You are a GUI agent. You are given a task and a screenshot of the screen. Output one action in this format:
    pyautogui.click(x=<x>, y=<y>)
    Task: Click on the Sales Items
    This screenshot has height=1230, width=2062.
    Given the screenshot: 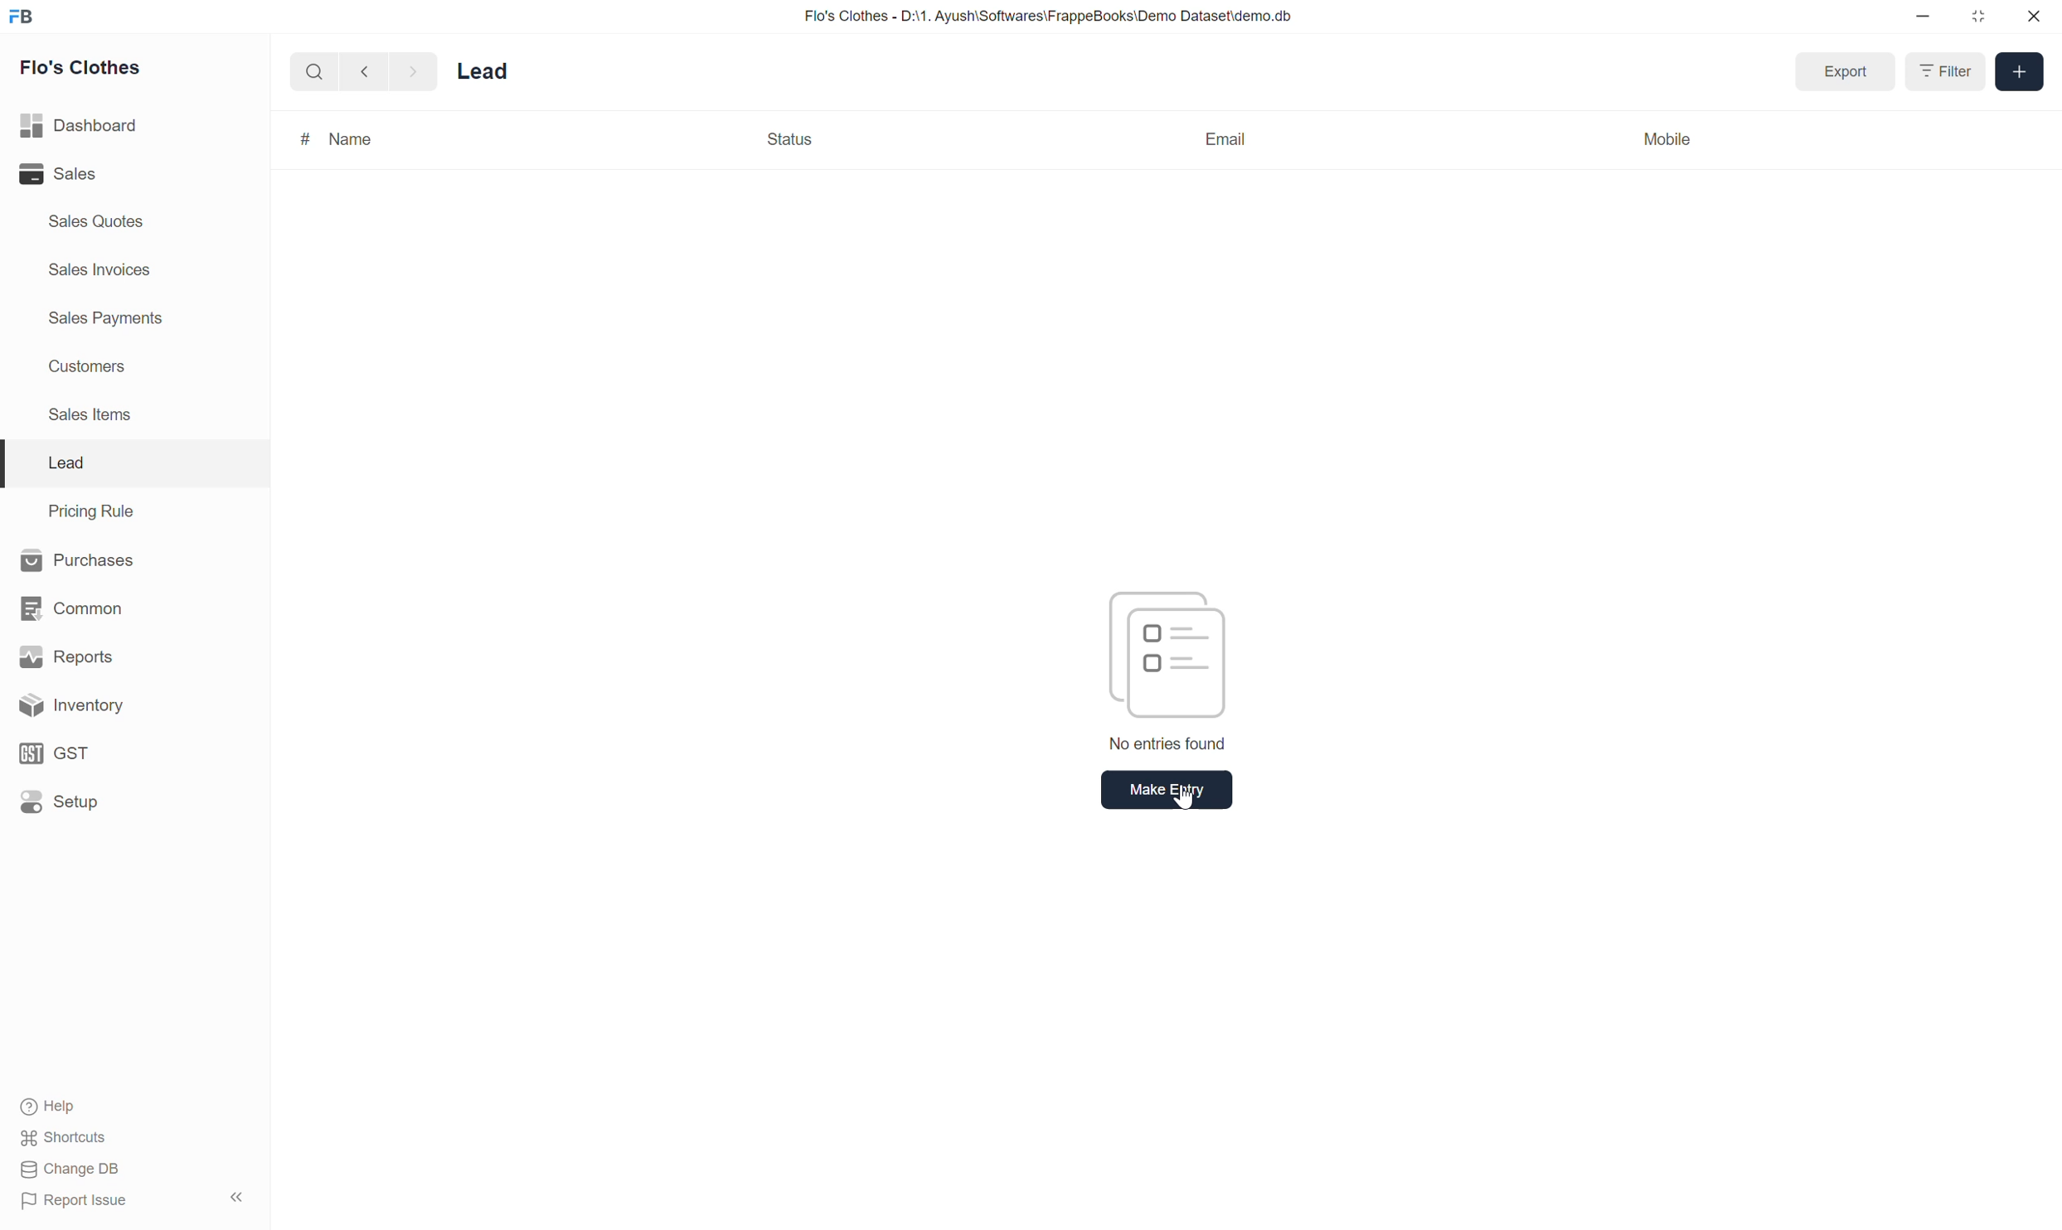 What is the action you would take?
    pyautogui.click(x=97, y=419)
    